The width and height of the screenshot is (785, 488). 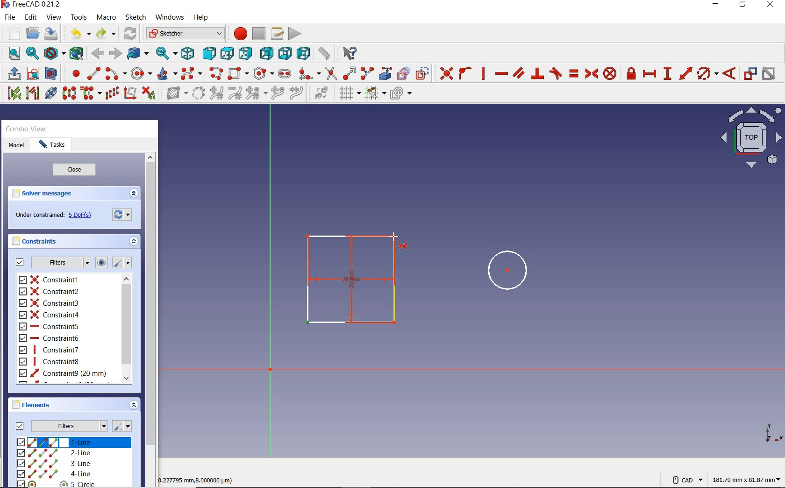 What do you see at coordinates (63, 373) in the screenshot?
I see `constraint9 (20MM)` at bounding box center [63, 373].